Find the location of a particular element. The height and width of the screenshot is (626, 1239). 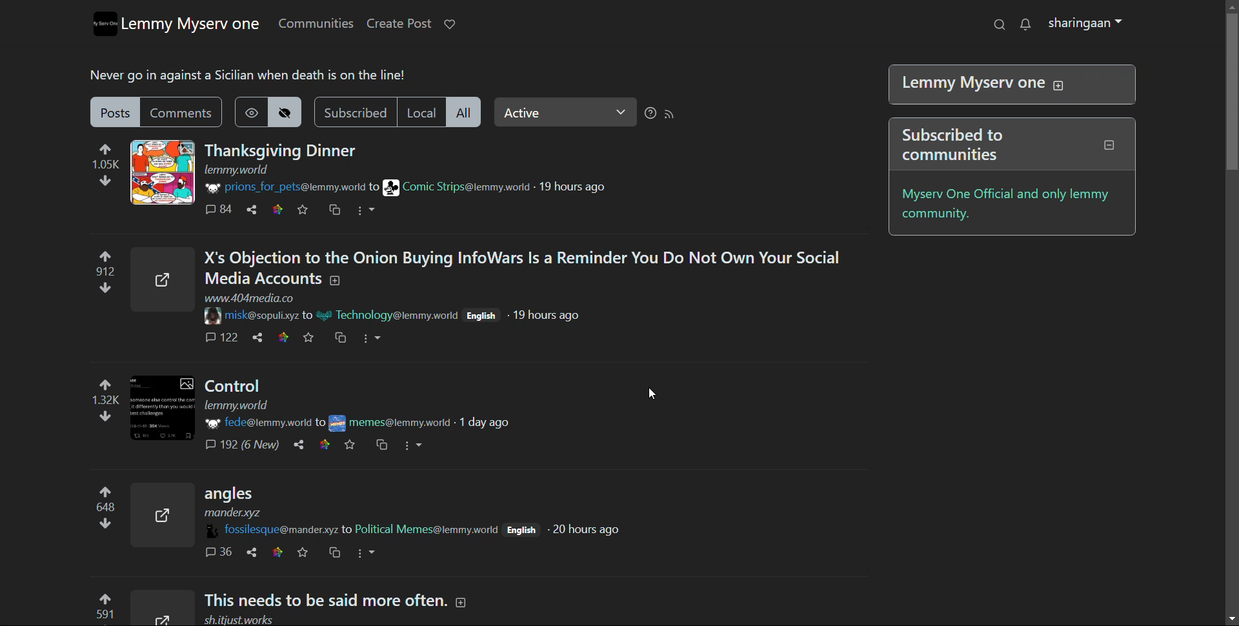

all is located at coordinates (466, 113).